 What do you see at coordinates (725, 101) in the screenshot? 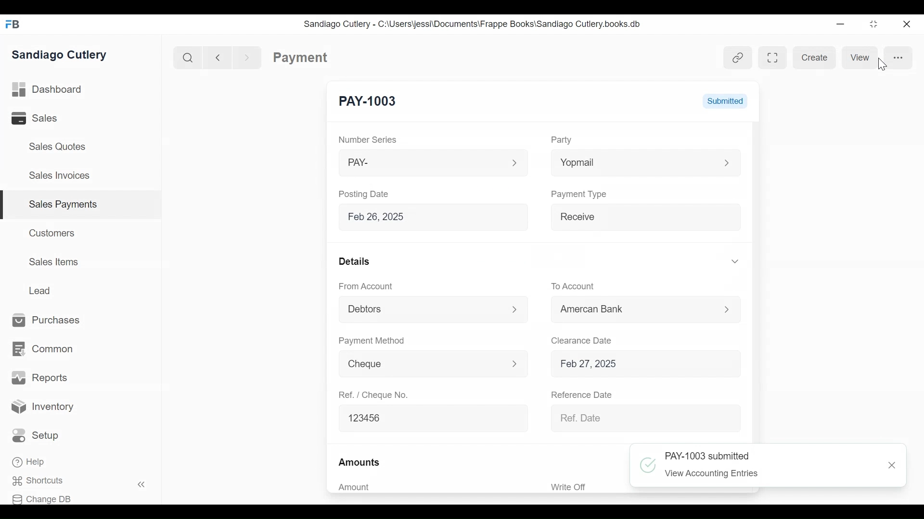
I see `Submitted` at bounding box center [725, 101].